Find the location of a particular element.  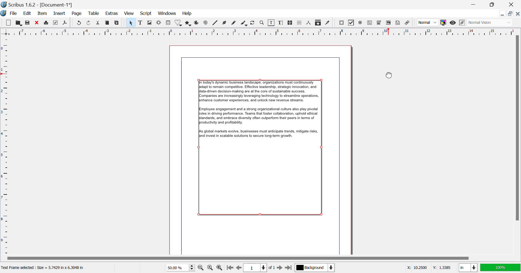

Save is located at coordinates (28, 23).